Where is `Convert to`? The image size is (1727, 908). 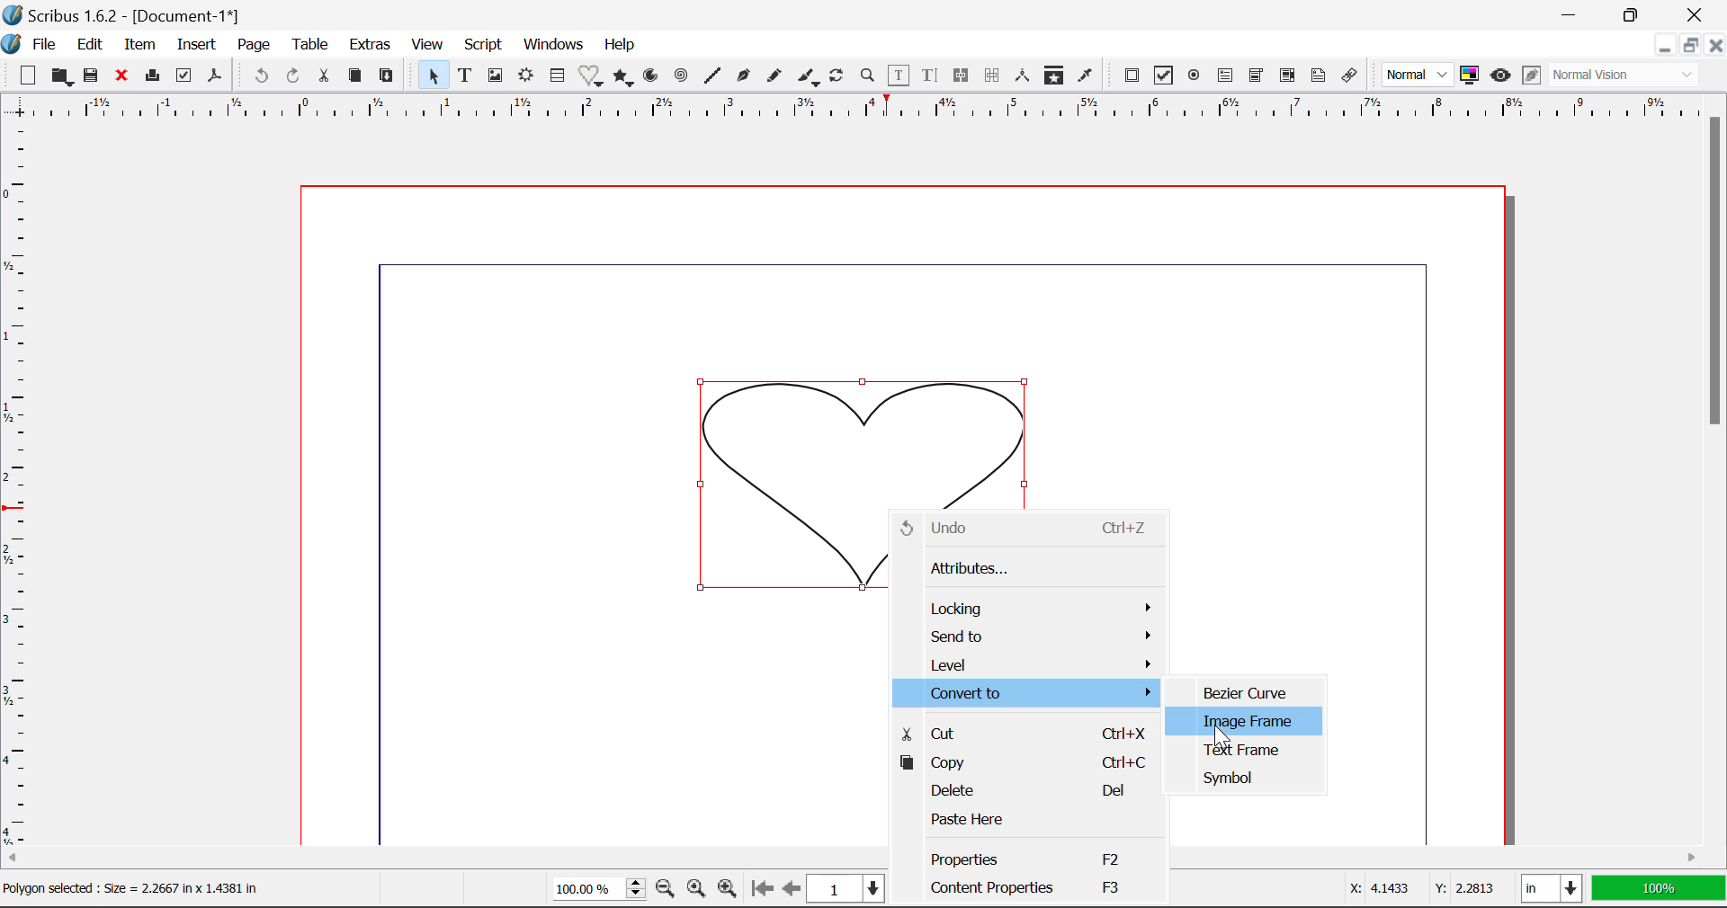 Convert to is located at coordinates (1027, 692).